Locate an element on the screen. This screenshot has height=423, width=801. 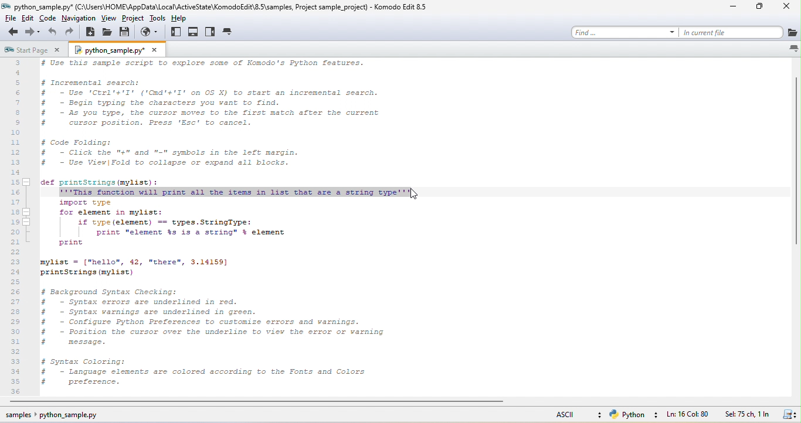
bottom pane is located at coordinates (194, 33).